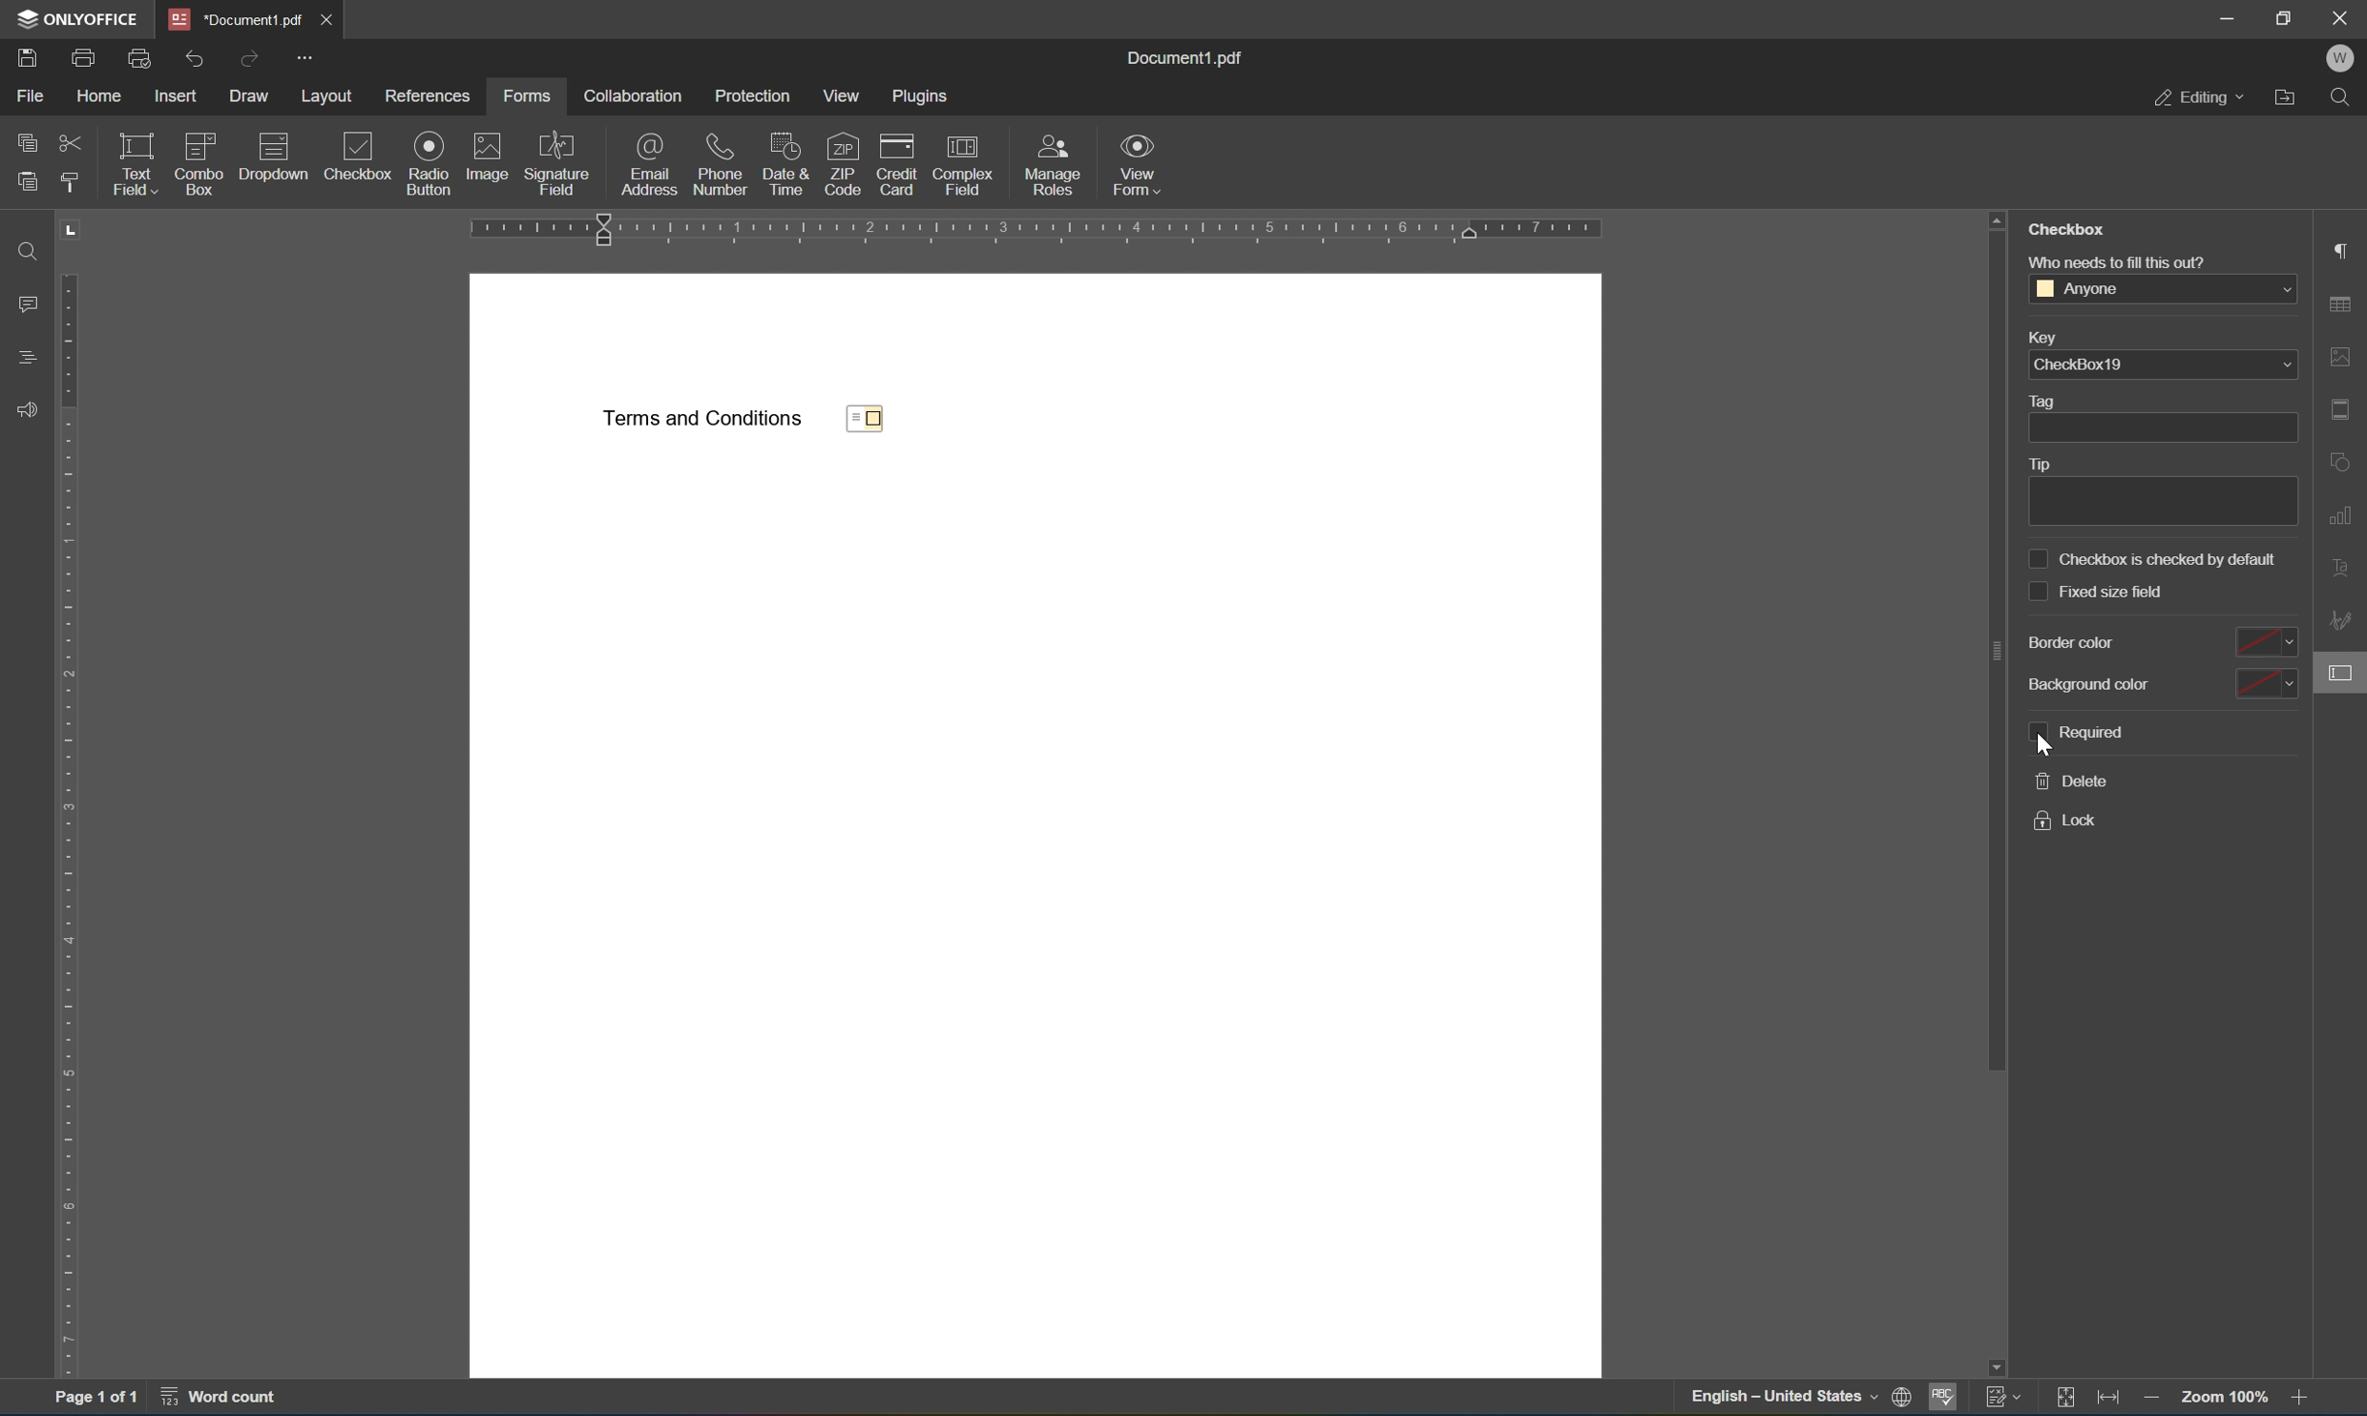 This screenshot has height=1416, width=2367. Describe the element at coordinates (29, 414) in the screenshot. I see `feedback and support` at that location.